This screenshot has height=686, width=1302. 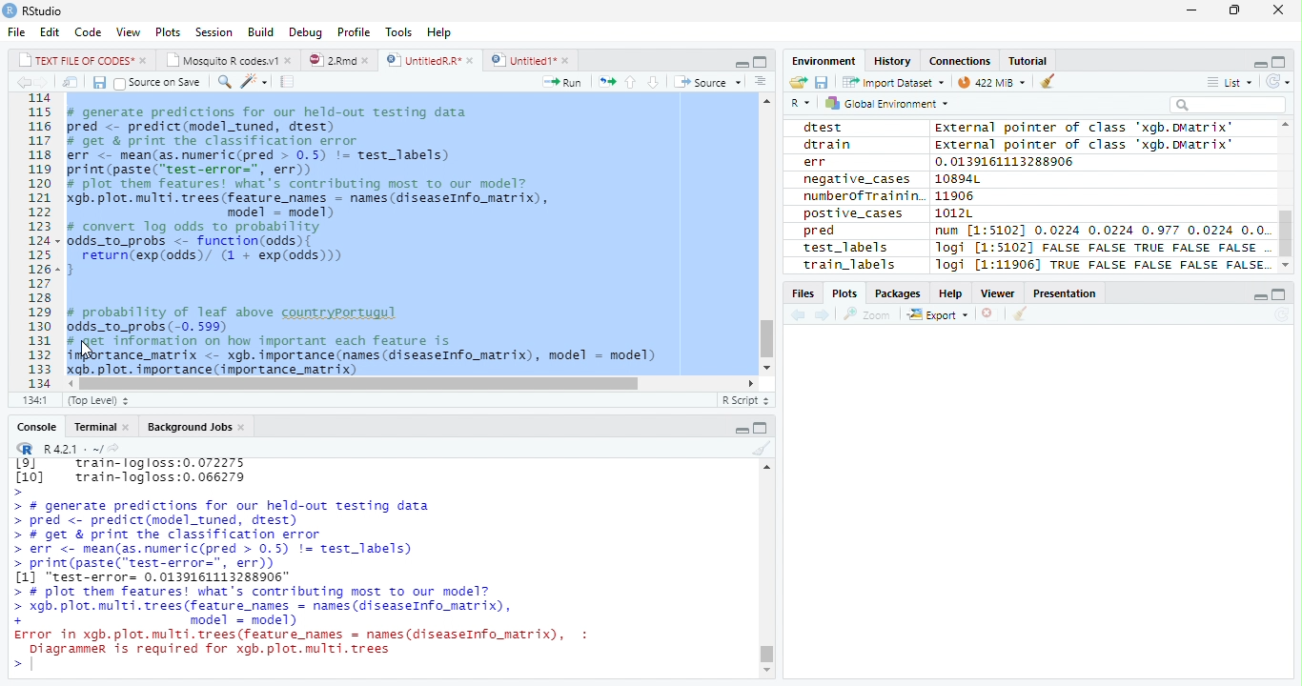 What do you see at coordinates (1282, 60) in the screenshot?
I see `Maximize` at bounding box center [1282, 60].